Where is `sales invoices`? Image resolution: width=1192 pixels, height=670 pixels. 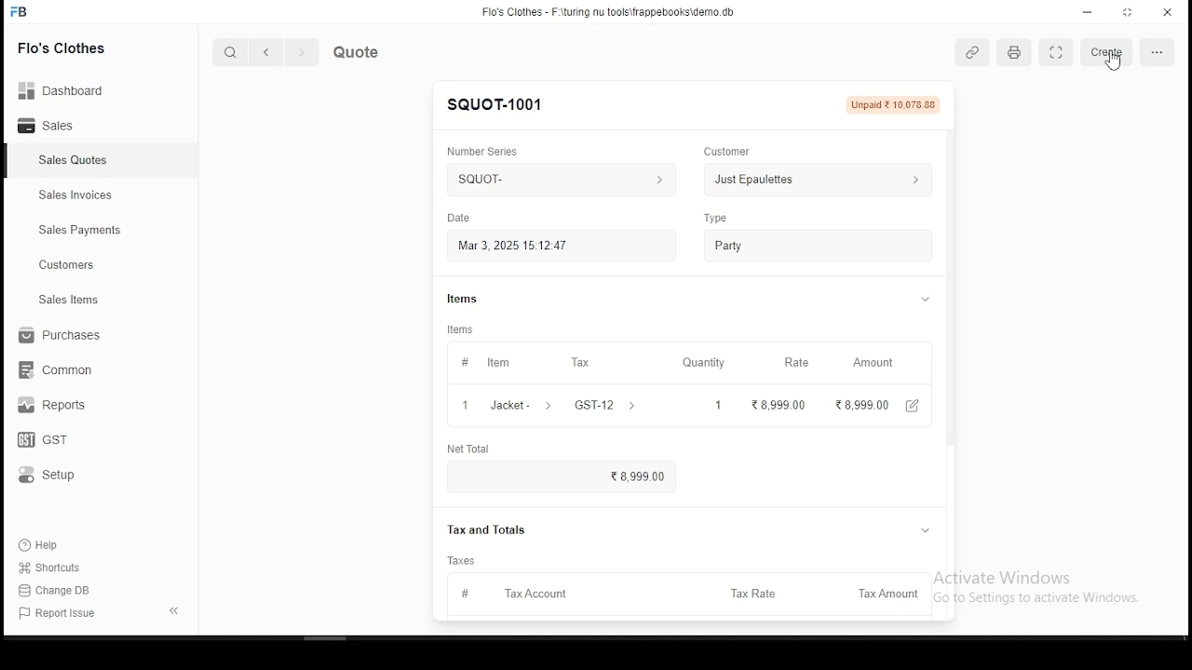 sales invoices is located at coordinates (80, 196).